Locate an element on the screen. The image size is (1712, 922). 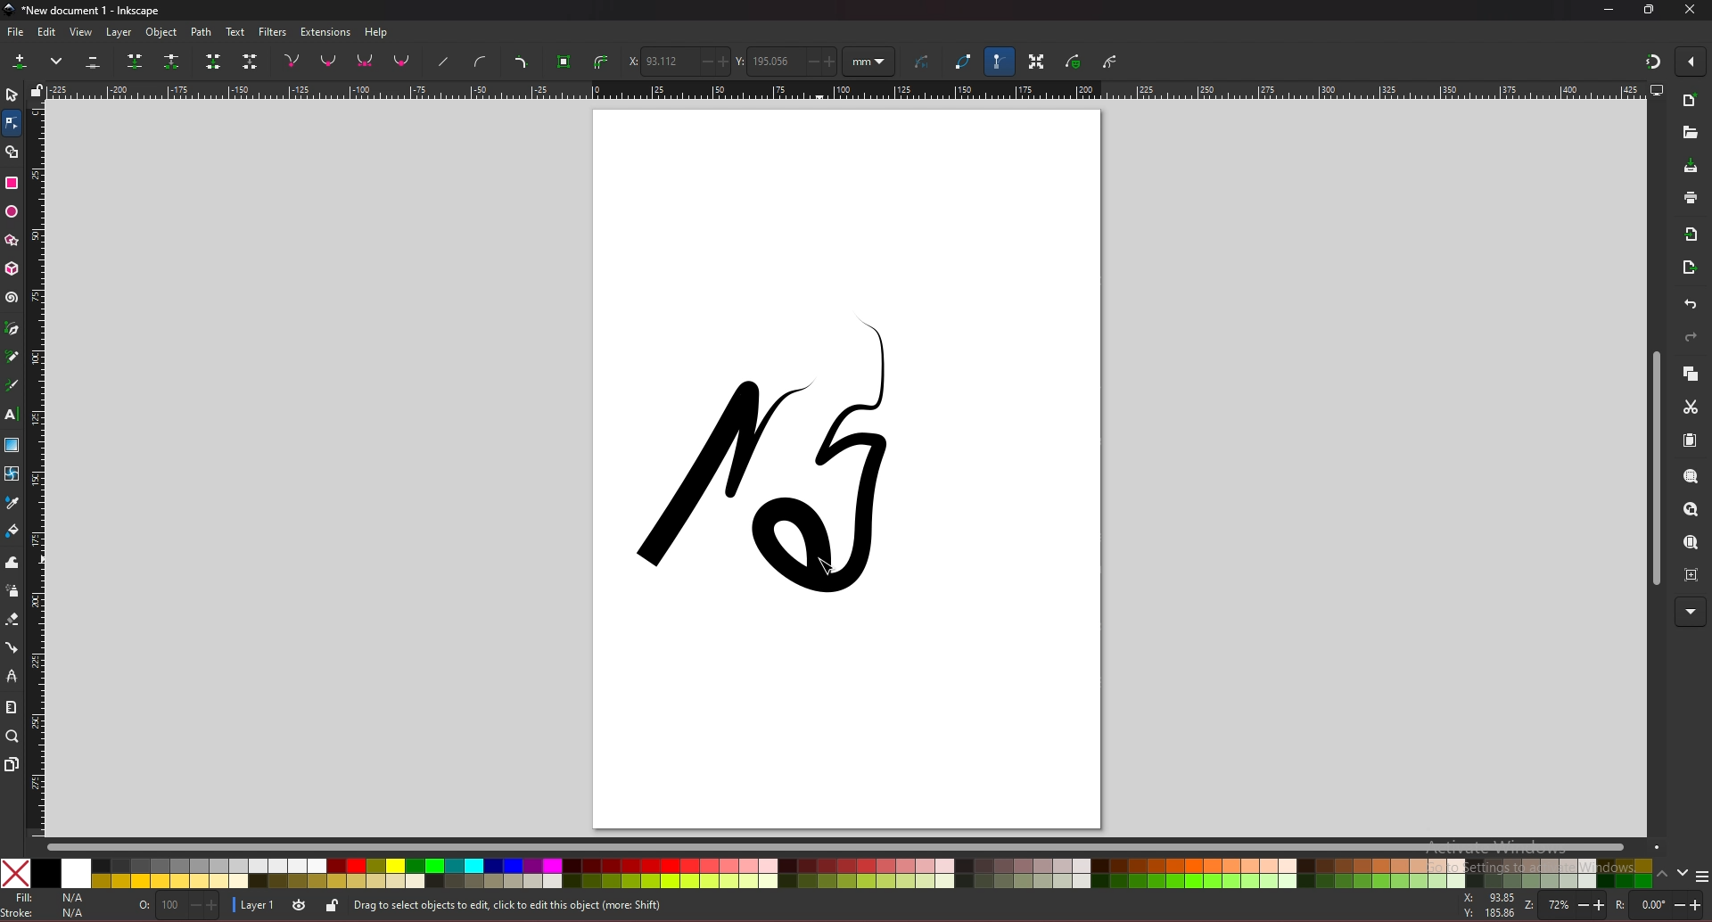
new is located at coordinates (1690, 102).